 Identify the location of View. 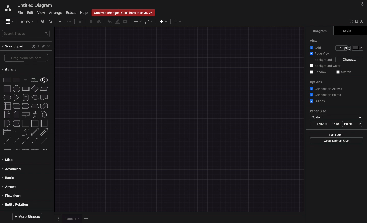
(41, 12).